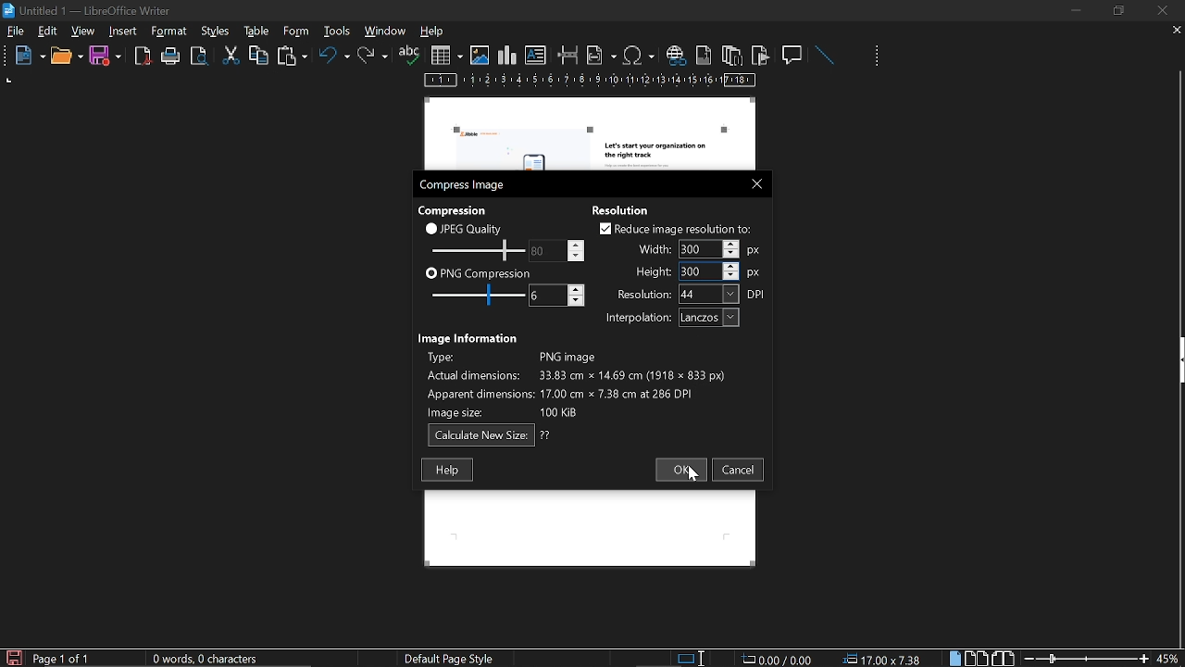  I want to click on current zoom, so click(1169, 658).